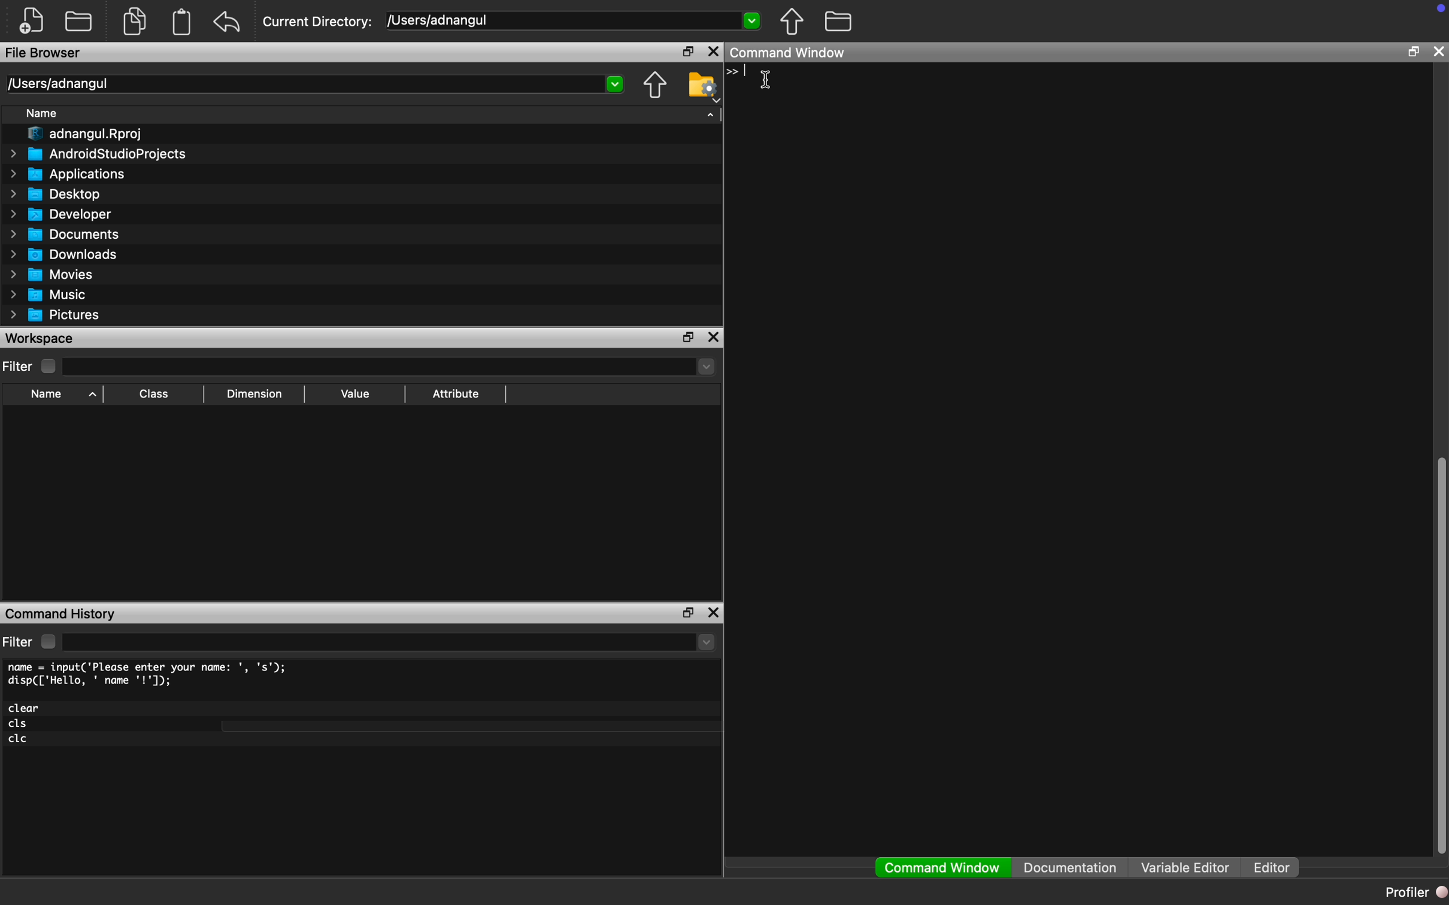  I want to click on close, so click(714, 52).